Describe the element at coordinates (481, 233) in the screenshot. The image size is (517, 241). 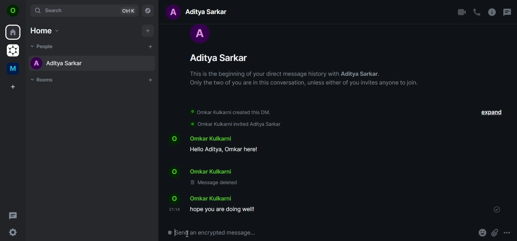
I see `emoji` at that location.